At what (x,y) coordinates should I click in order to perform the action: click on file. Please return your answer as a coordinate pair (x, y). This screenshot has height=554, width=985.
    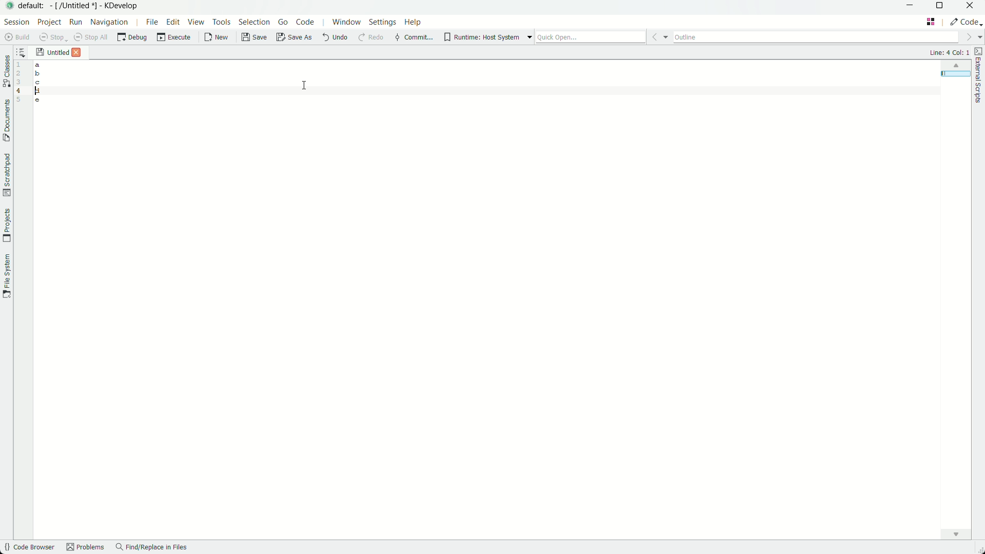
    Looking at the image, I should click on (150, 22).